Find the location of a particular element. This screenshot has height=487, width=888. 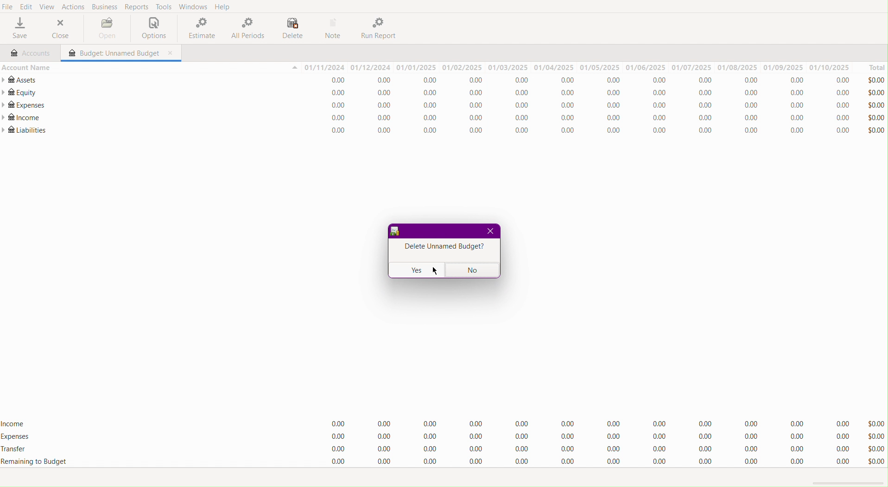

Total Value is located at coordinates (875, 442).